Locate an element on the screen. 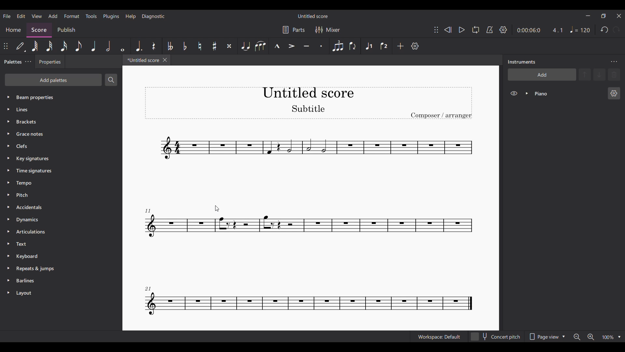 This screenshot has width=625, height=352. Toggle double sharp is located at coordinates (229, 46).